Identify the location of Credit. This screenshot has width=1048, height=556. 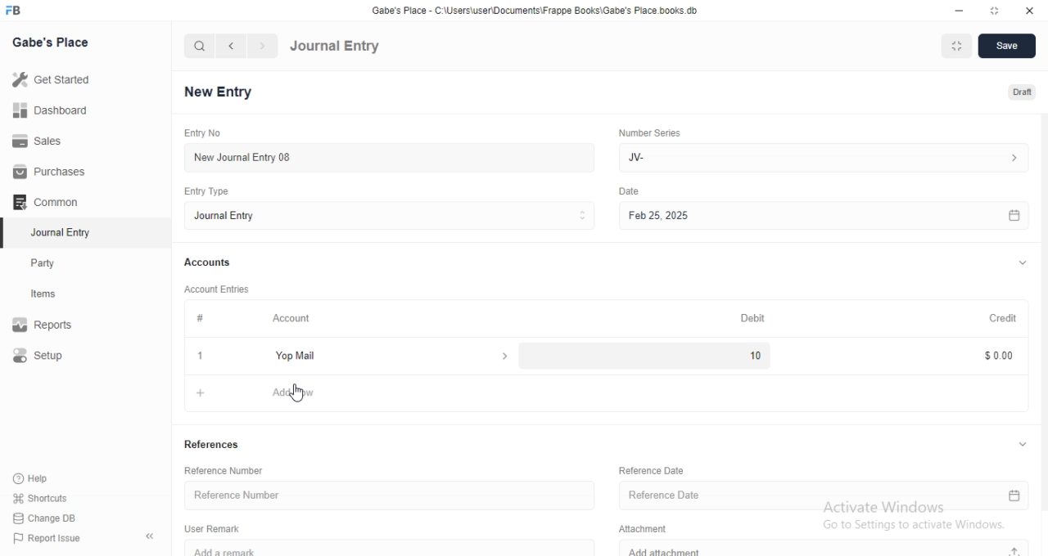
(996, 318).